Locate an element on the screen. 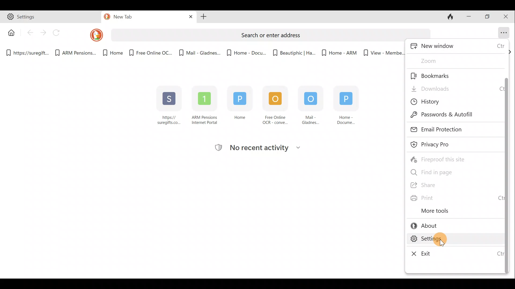  Fireproof this site is located at coordinates (437, 159).